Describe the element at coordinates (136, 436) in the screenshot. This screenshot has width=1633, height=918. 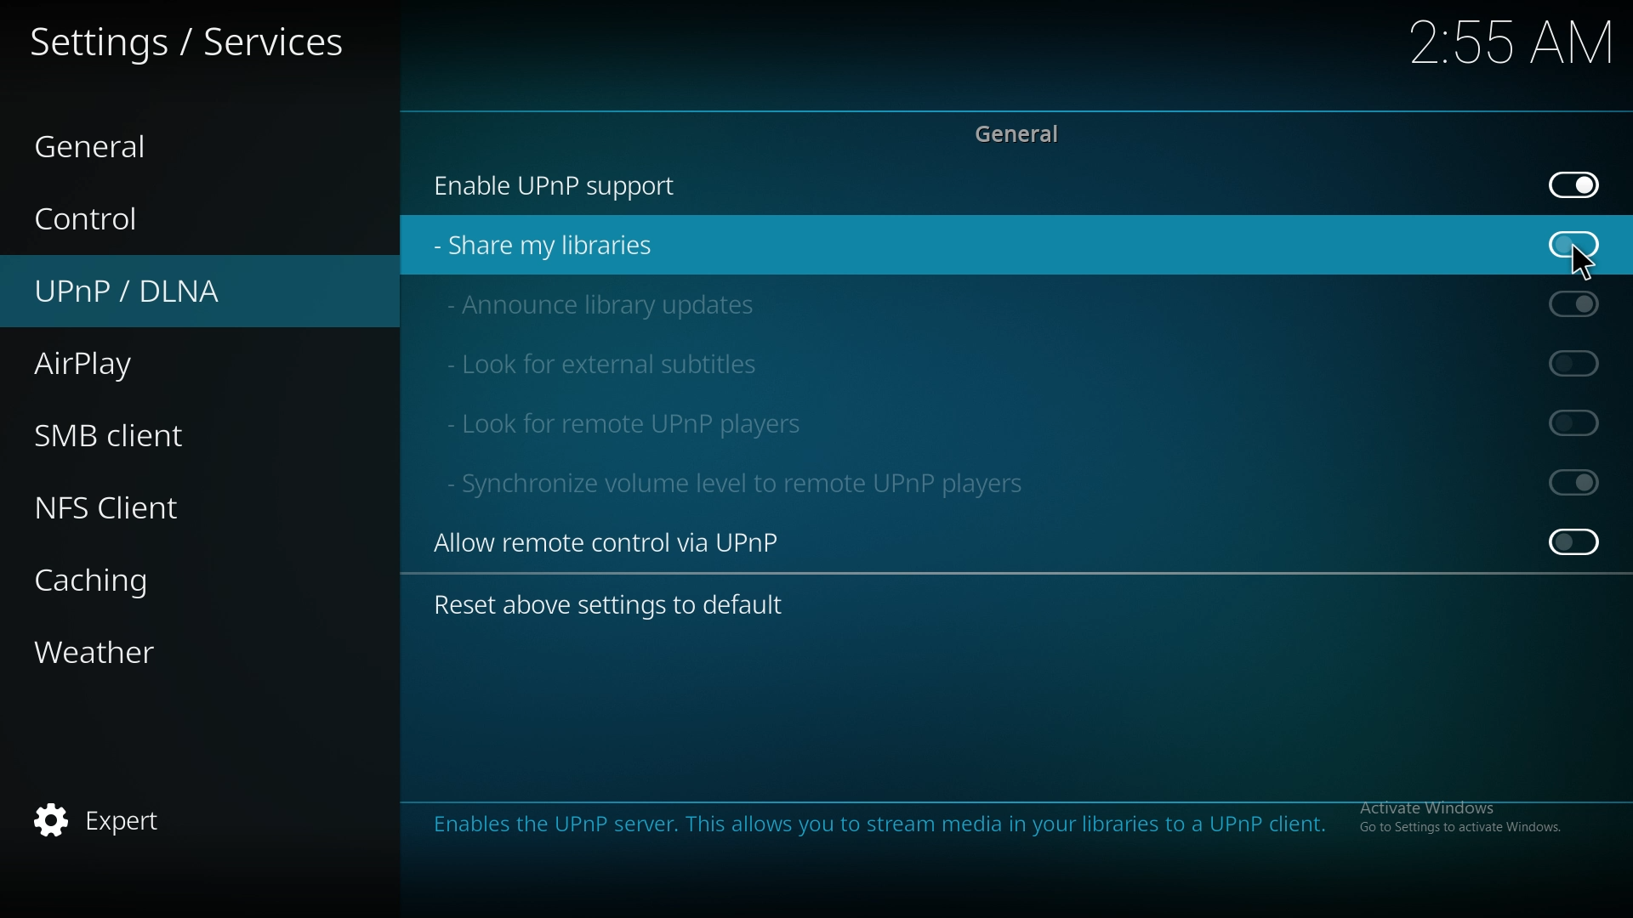
I see `smb client` at that location.